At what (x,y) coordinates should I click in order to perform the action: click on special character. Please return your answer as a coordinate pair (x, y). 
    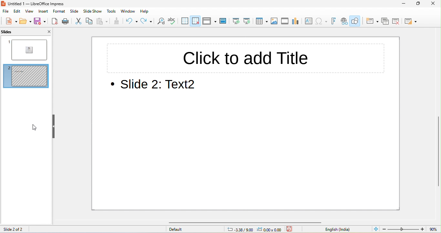
    Looking at the image, I should click on (322, 21).